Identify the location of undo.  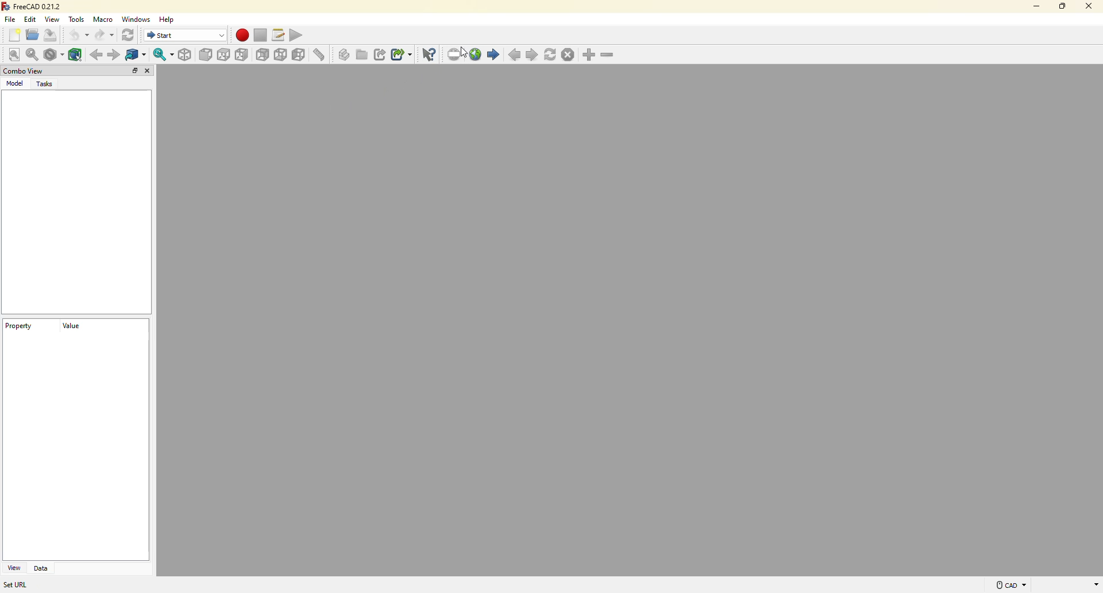
(79, 36).